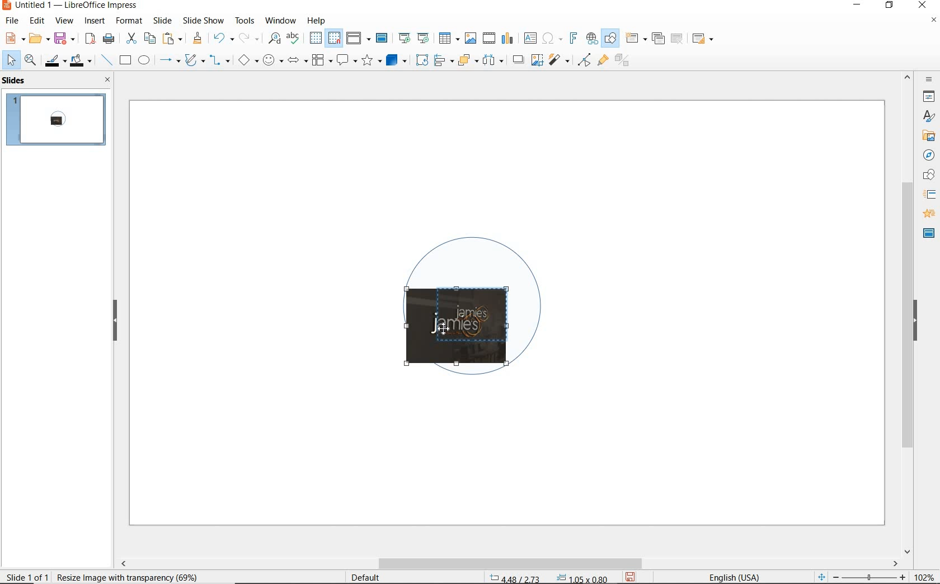 The height and width of the screenshot is (584, 940). What do you see at coordinates (274, 39) in the screenshot?
I see `find and replace` at bounding box center [274, 39].